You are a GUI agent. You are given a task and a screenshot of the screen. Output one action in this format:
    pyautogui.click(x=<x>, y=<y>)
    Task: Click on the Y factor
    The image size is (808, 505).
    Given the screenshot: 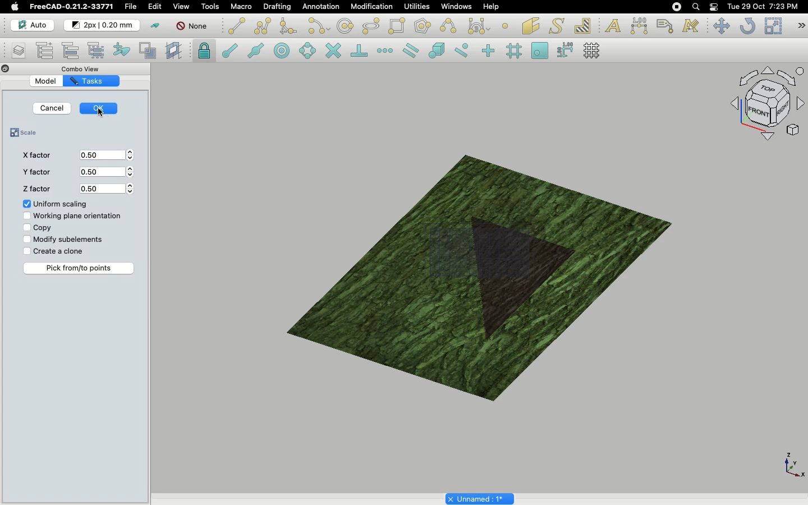 What is the action you would take?
    pyautogui.click(x=35, y=174)
    